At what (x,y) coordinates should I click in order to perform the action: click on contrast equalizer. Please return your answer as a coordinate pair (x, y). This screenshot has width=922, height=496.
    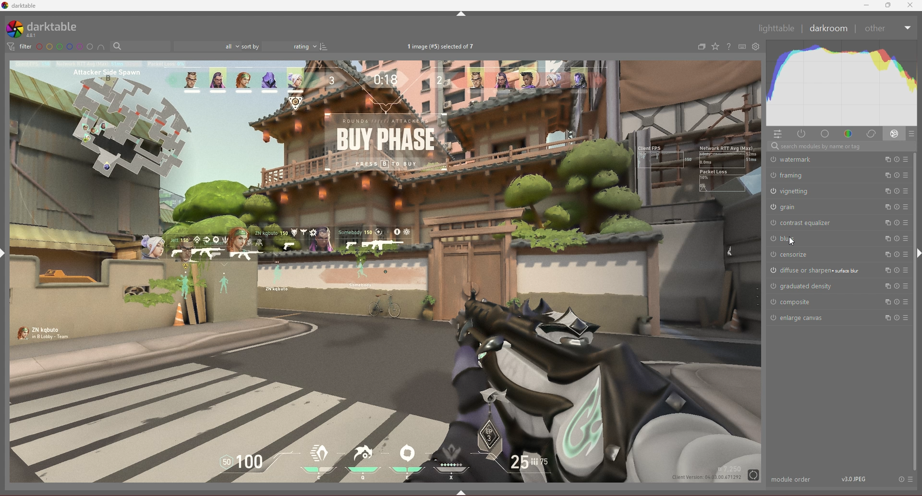
    Looking at the image, I should click on (807, 223).